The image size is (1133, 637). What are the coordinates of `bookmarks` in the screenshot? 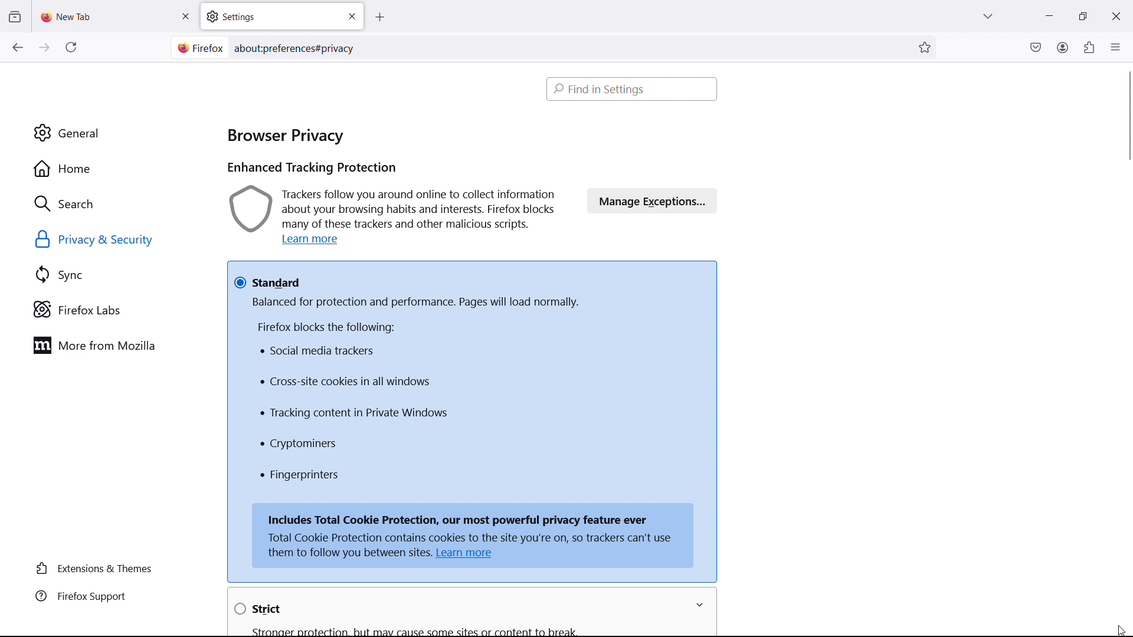 It's located at (926, 47).